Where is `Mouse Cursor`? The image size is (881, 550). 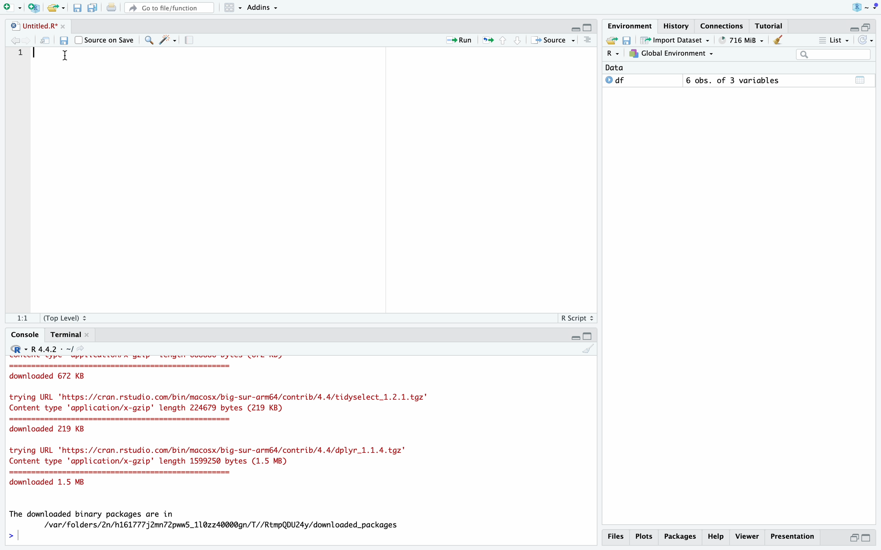
Mouse Cursor is located at coordinates (67, 59).